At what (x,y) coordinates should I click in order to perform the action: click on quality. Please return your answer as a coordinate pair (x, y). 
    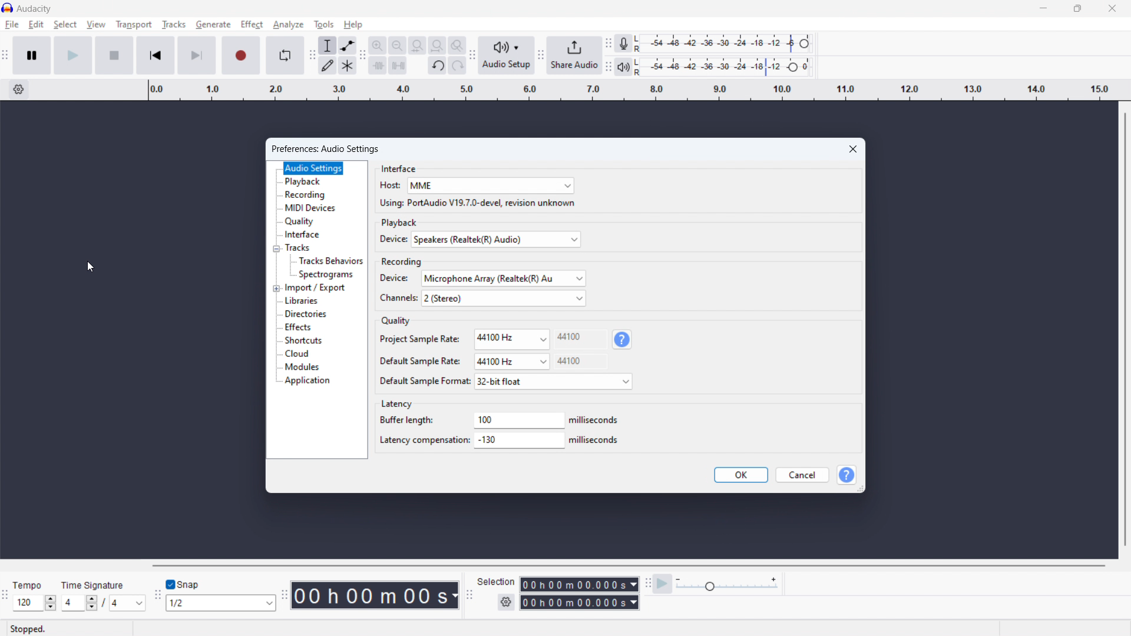
    Looking at the image, I should click on (395, 320).